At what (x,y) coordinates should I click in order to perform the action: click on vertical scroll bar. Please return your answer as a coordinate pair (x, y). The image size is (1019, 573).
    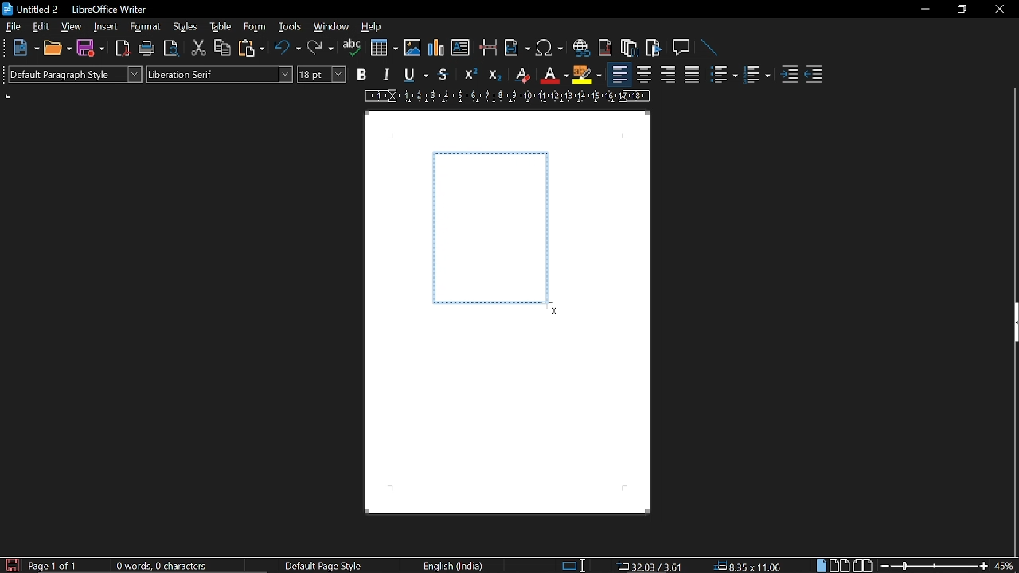
    Looking at the image, I should click on (1013, 451).